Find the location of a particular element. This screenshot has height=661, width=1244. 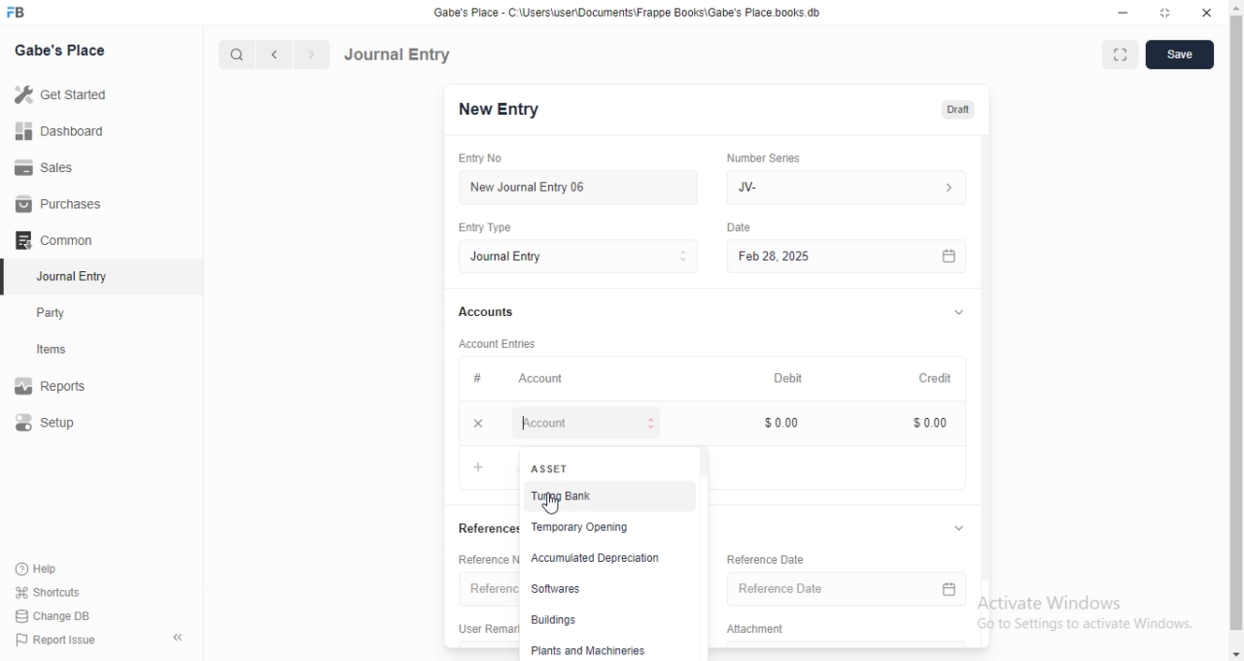

Reference Date is located at coordinates (832, 591).